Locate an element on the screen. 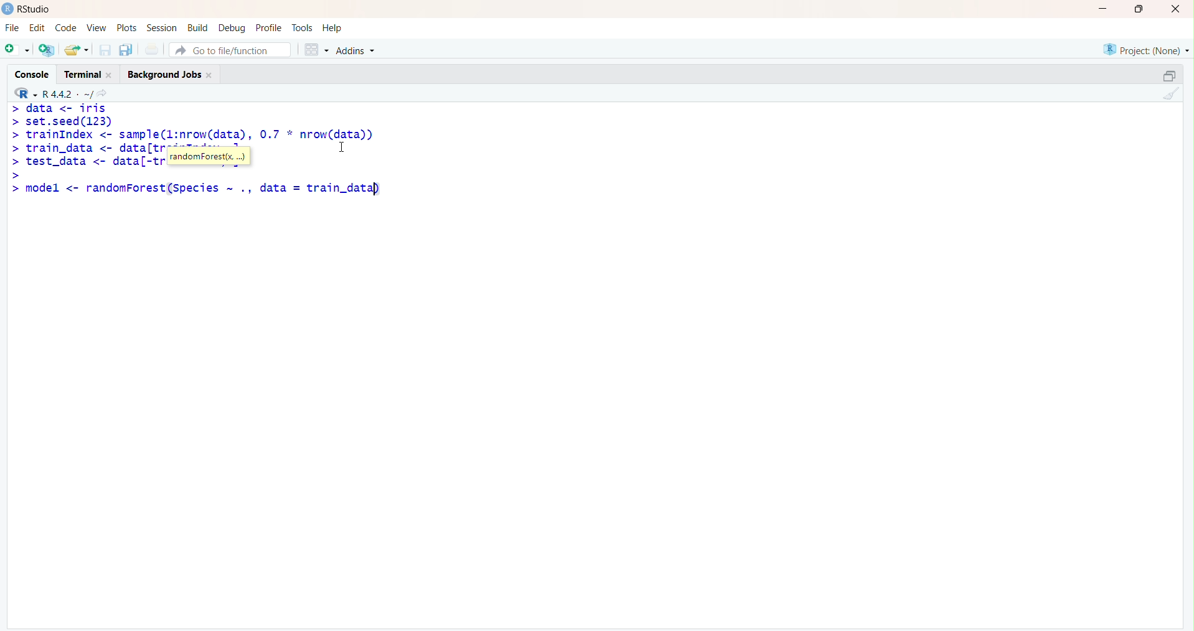 This screenshot has width=1194, height=631. R.4.4.2. ~/ is located at coordinates (68, 92).